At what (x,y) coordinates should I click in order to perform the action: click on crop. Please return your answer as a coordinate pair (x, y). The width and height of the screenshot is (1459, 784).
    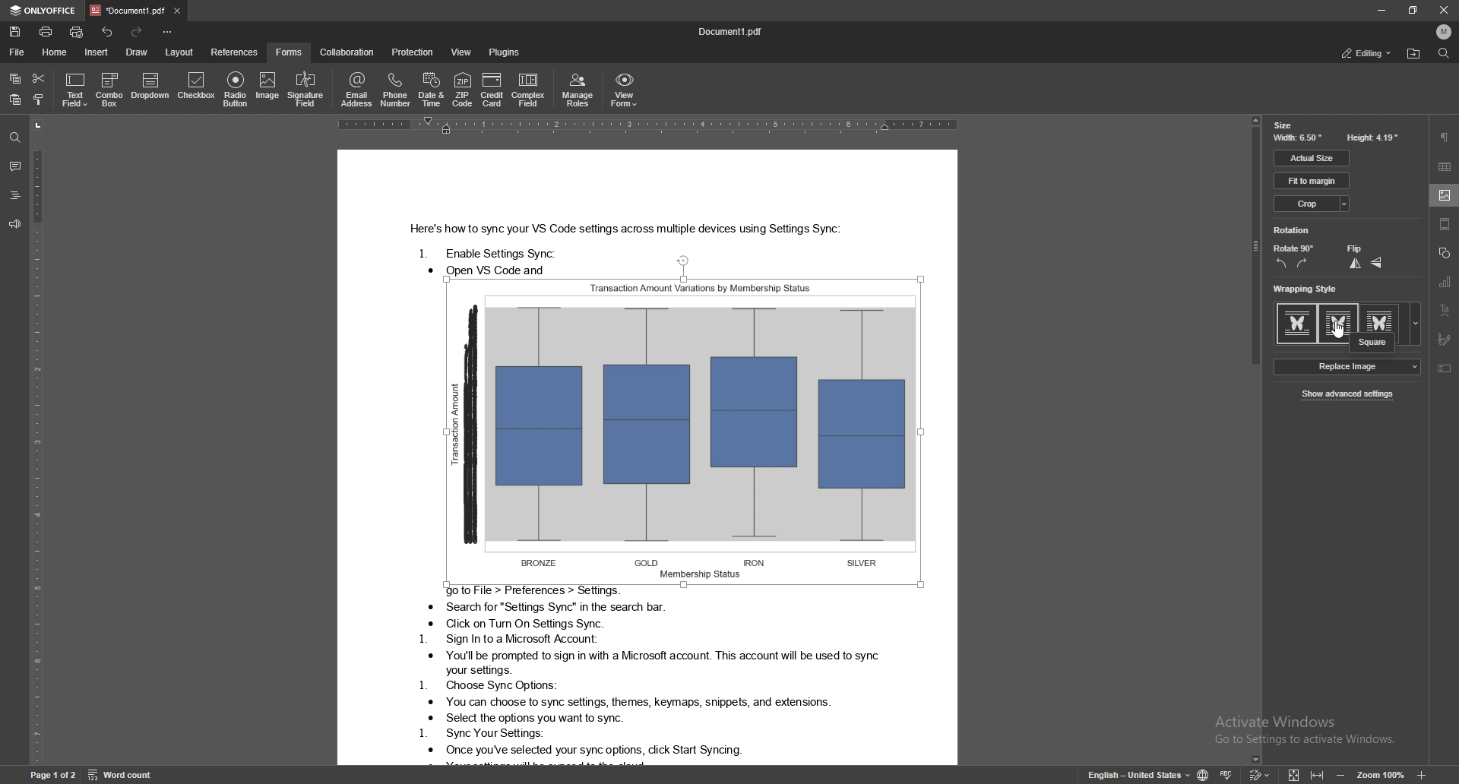
    Looking at the image, I should click on (1314, 204).